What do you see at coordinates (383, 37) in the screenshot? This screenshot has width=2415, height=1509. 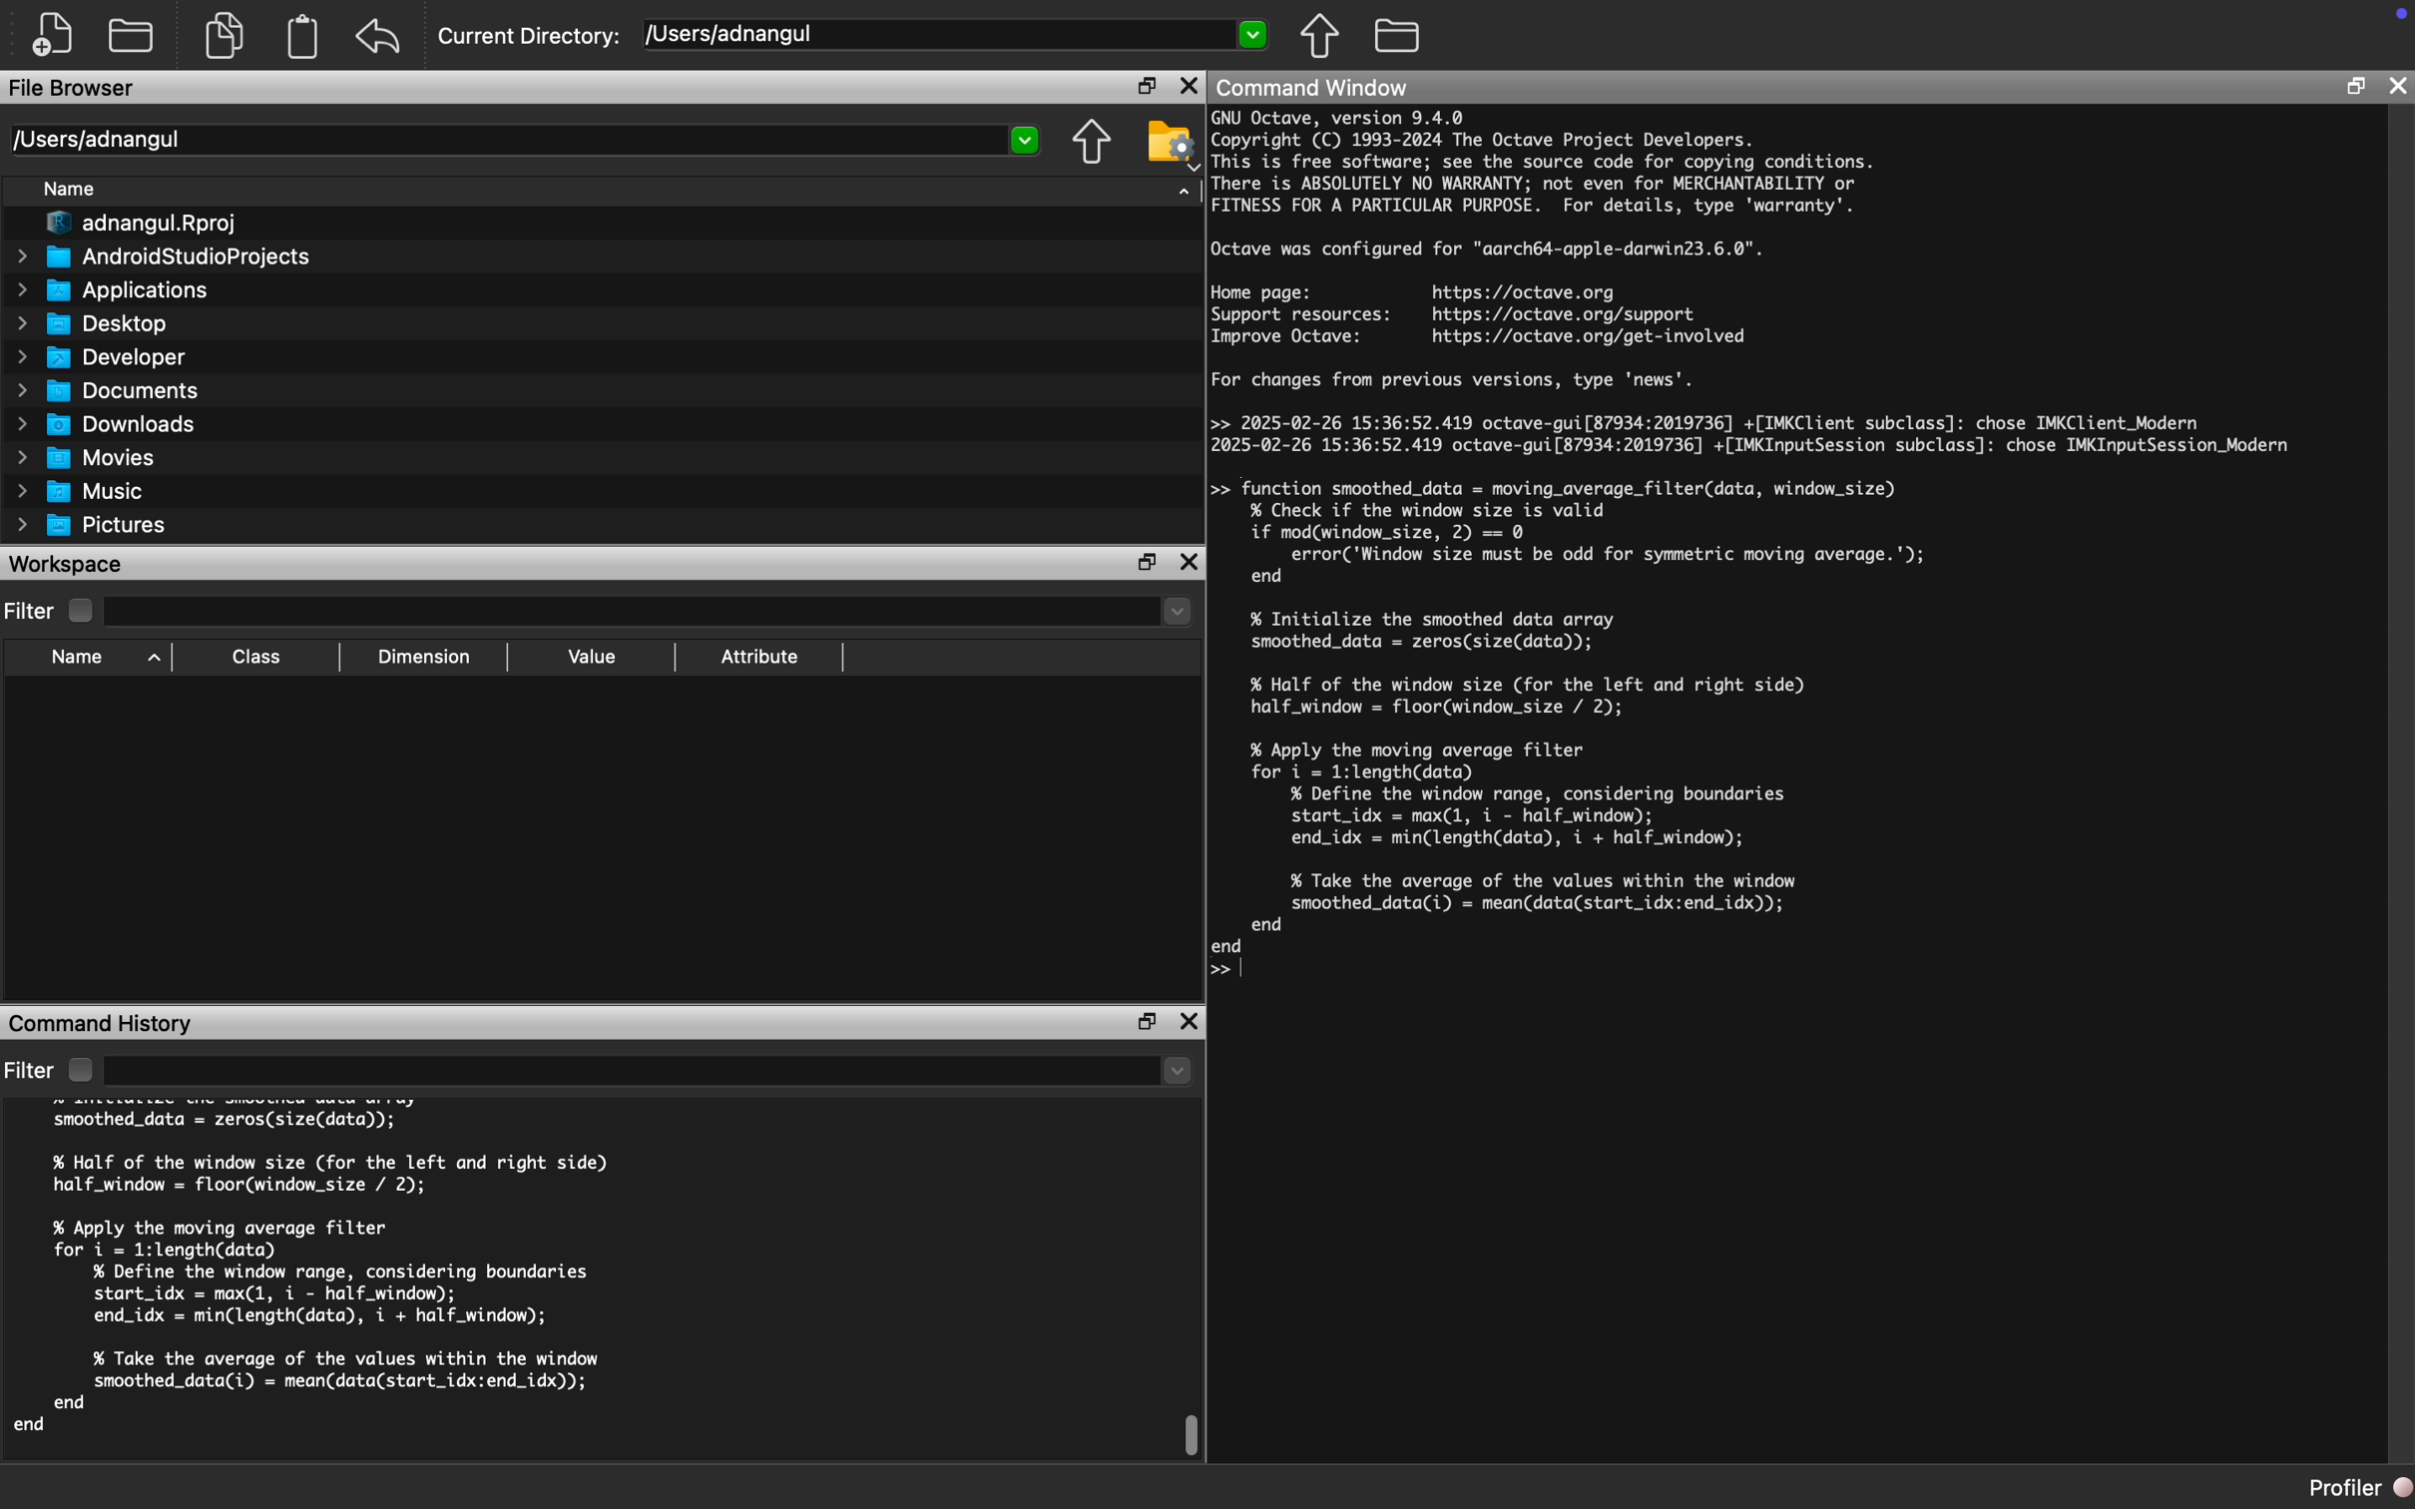 I see `Redo` at bounding box center [383, 37].